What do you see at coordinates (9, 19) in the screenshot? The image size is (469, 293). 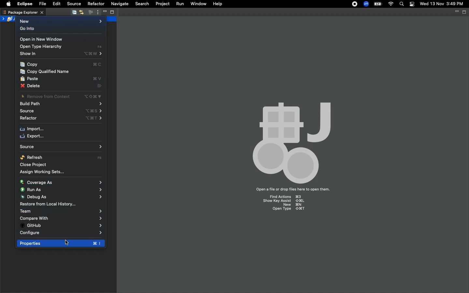 I see `Java project` at bounding box center [9, 19].